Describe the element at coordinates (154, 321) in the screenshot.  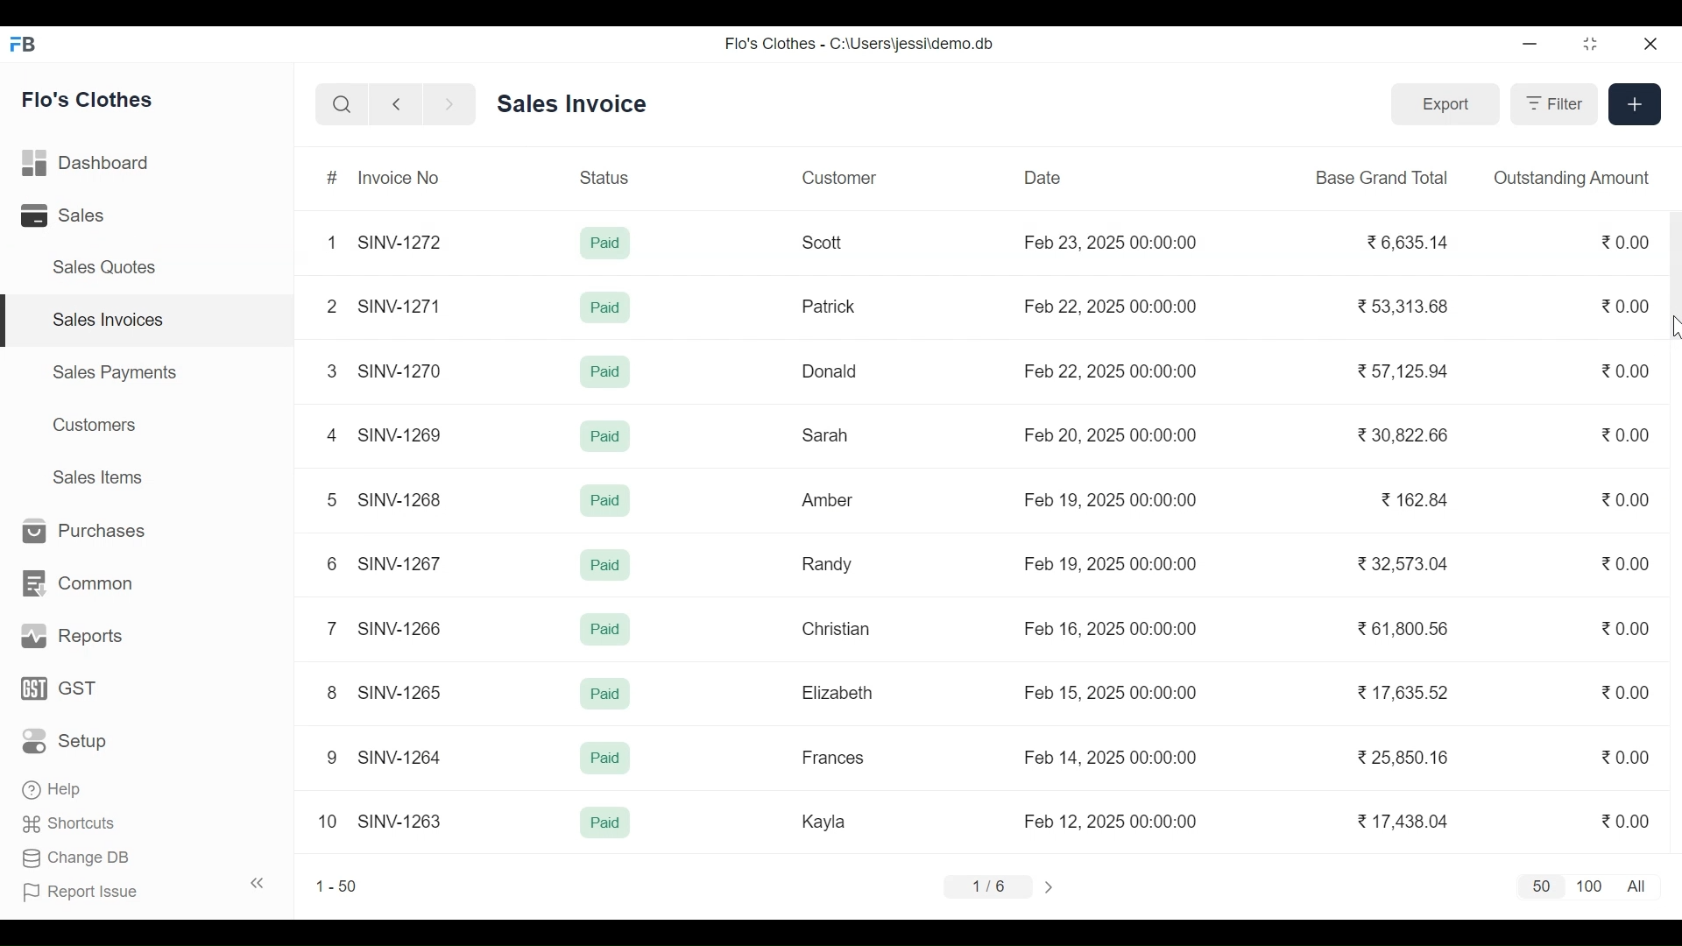
I see `Sales Invoices` at that location.